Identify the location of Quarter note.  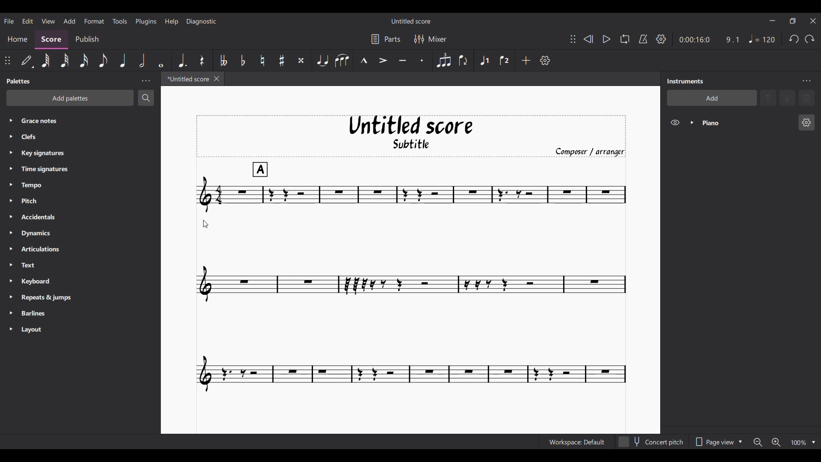
(762, 38).